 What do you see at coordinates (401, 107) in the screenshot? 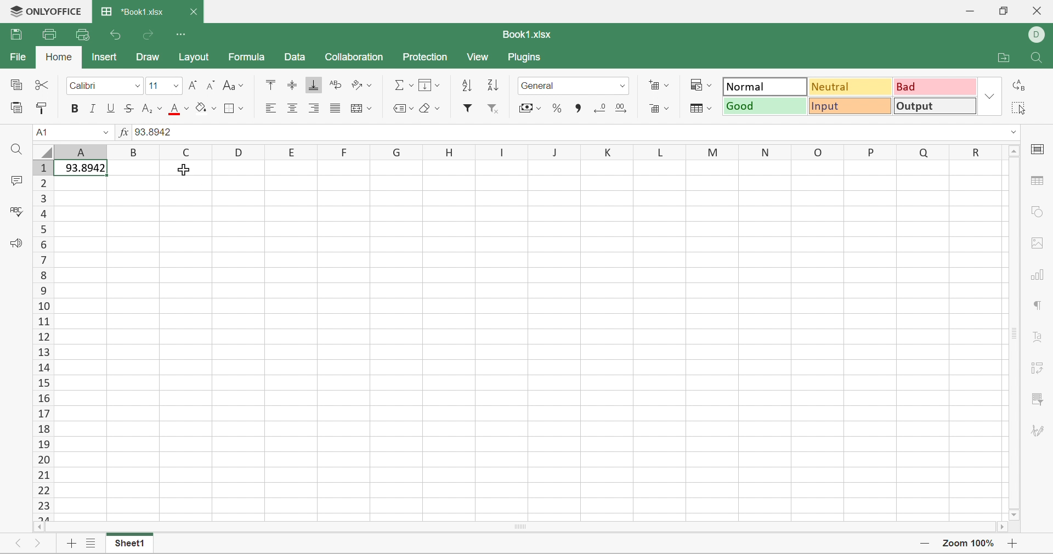
I see `Named ranges` at bounding box center [401, 107].